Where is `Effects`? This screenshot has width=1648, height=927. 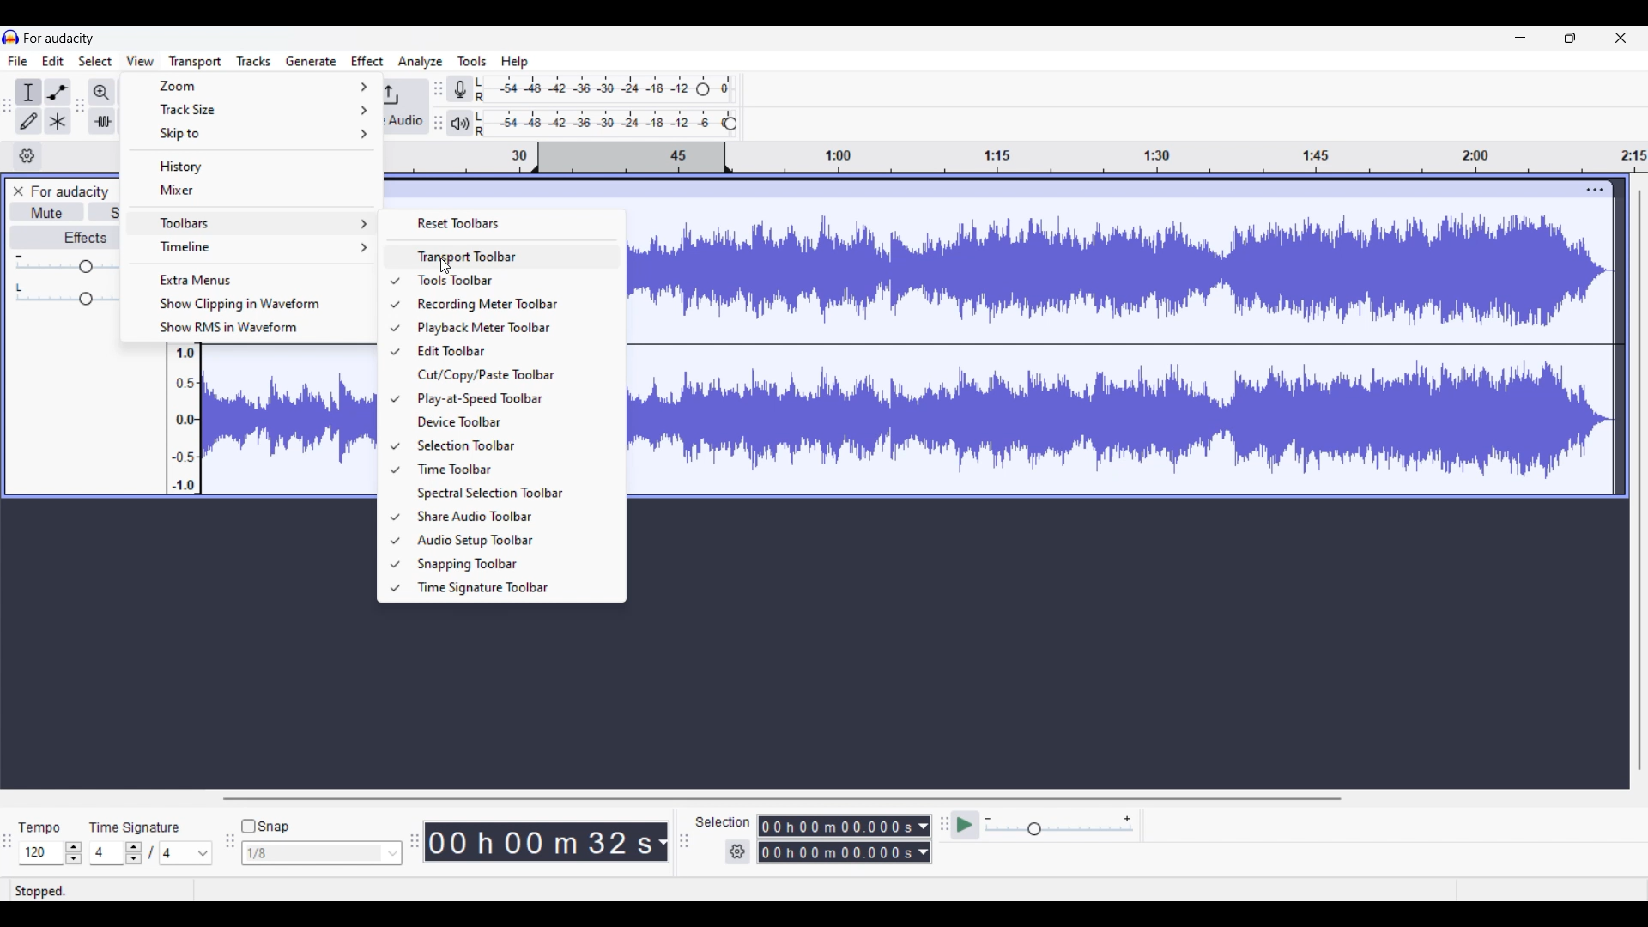
Effects is located at coordinates (65, 237).